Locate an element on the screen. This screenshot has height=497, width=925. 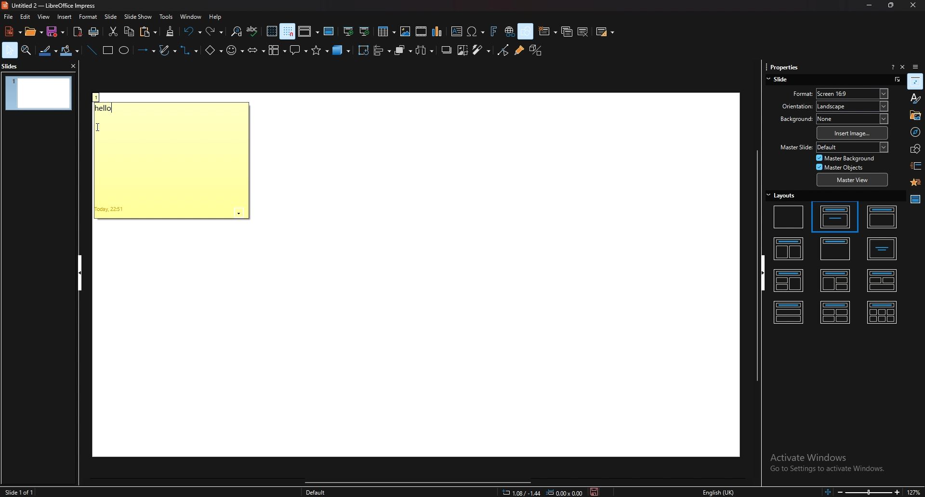
save is located at coordinates (57, 31).